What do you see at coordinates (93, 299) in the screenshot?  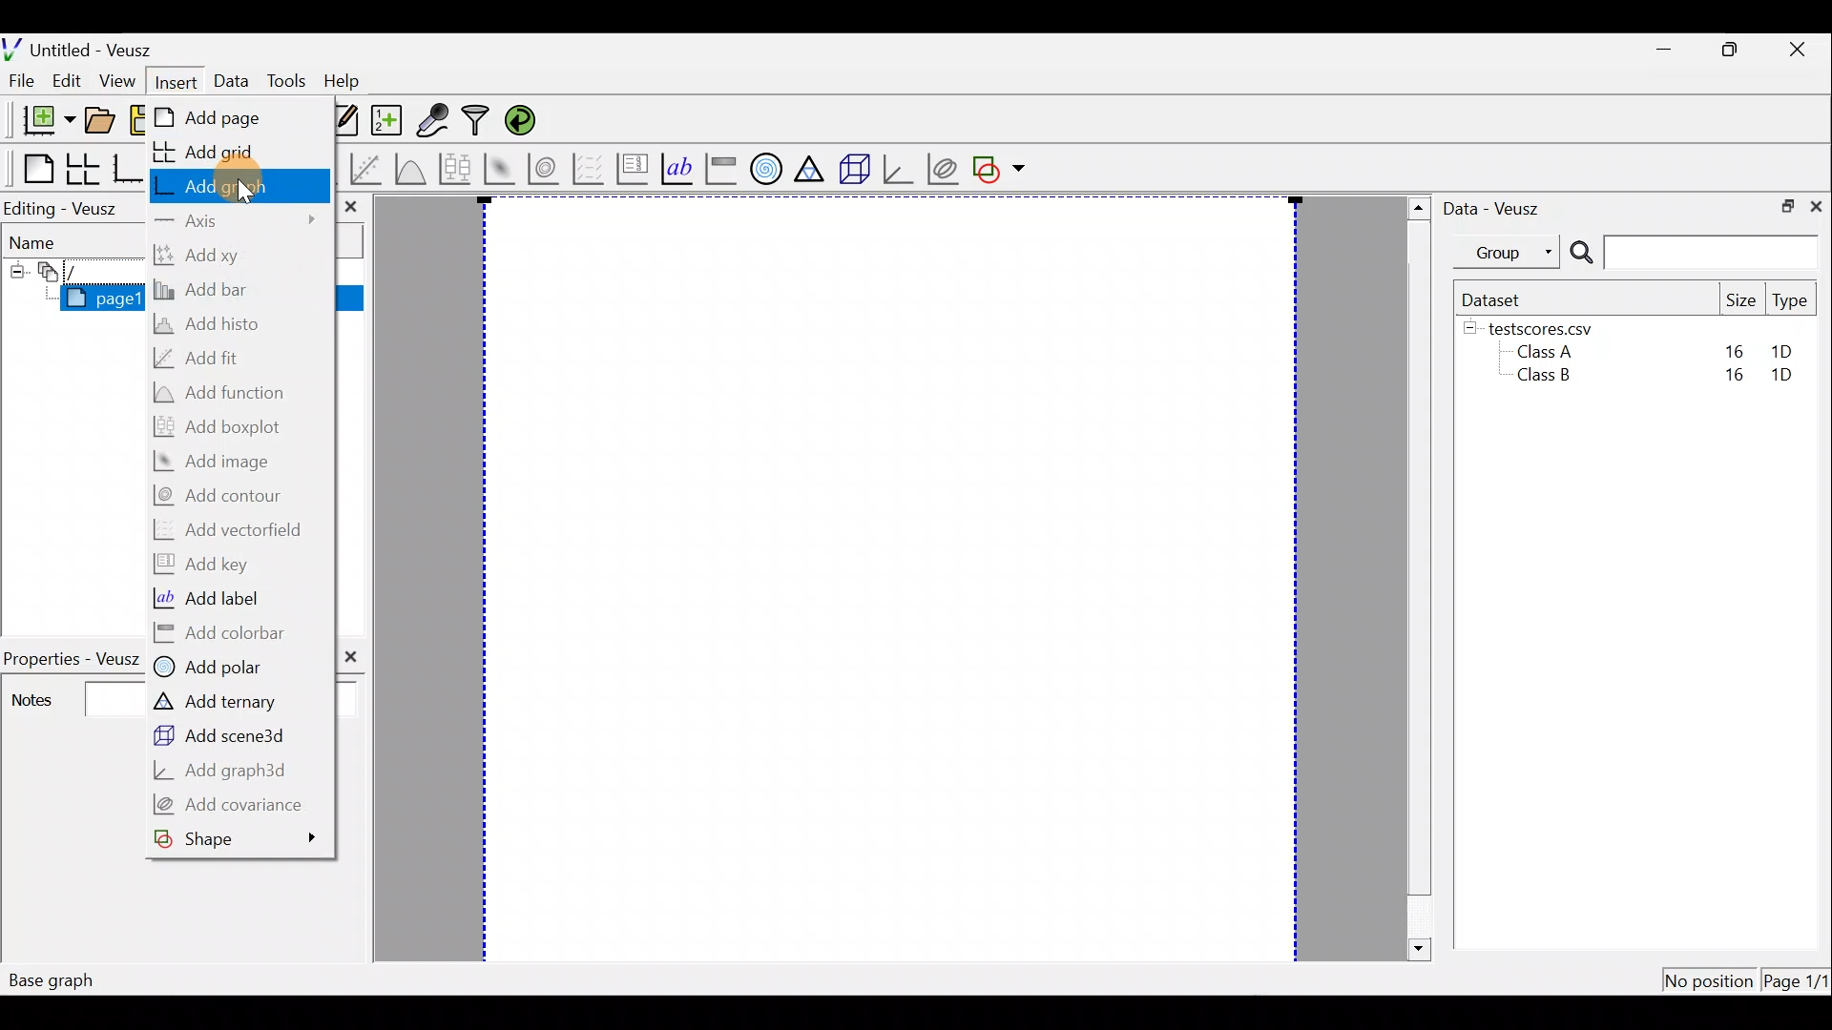 I see `page1` at bounding box center [93, 299].